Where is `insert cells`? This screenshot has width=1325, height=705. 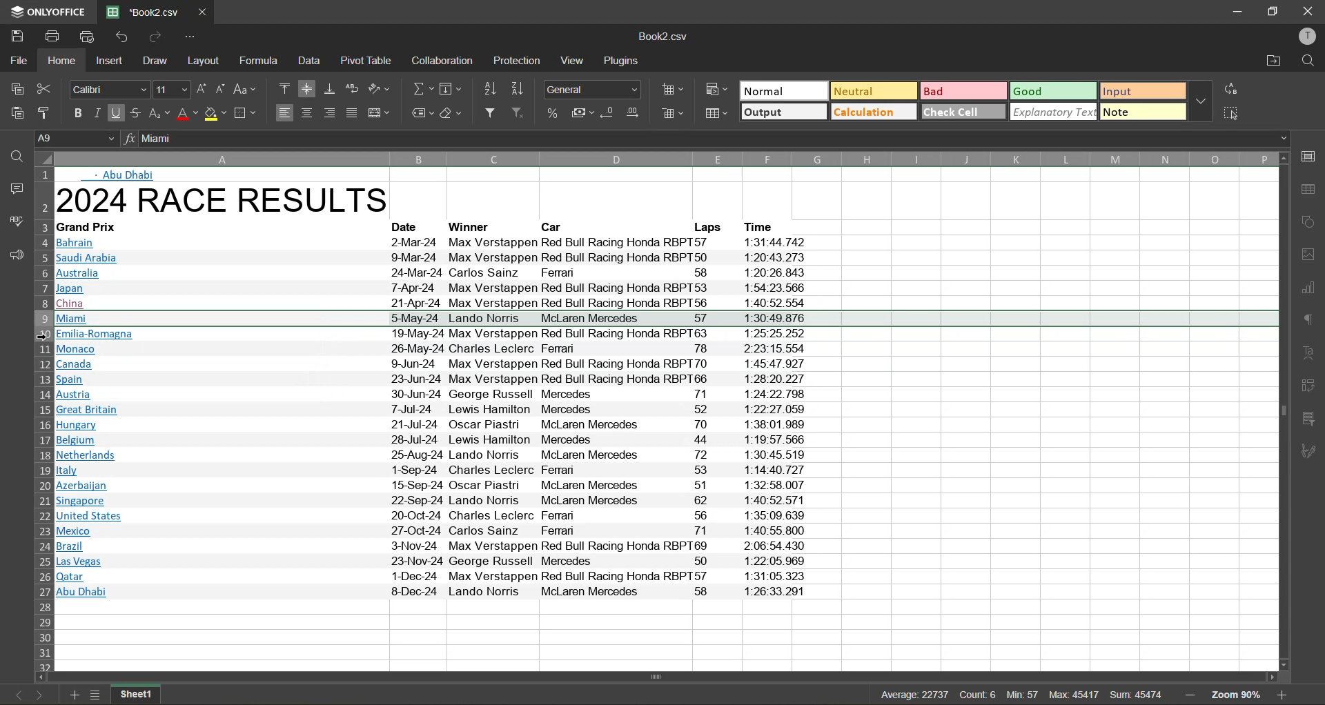
insert cells is located at coordinates (670, 90).